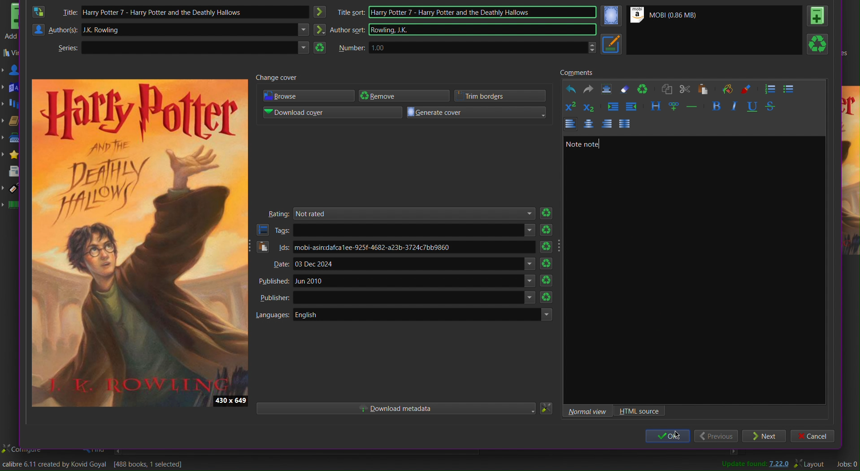  What do you see at coordinates (770, 106) in the screenshot?
I see `Strikethrough` at bounding box center [770, 106].